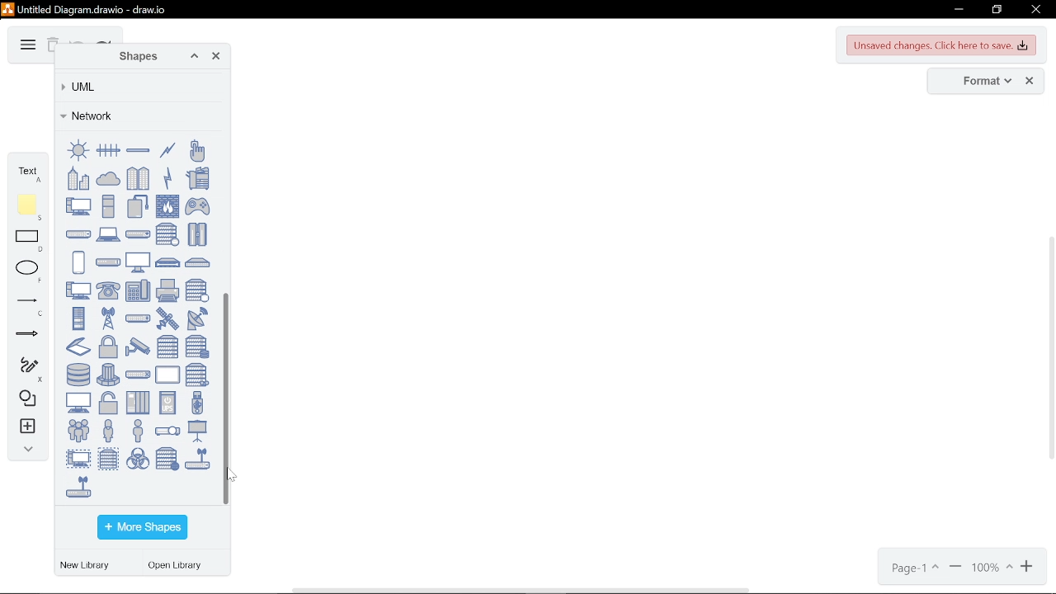 This screenshot has height=594, width=1056. What do you see at coordinates (108, 205) in the screenshot?
I see `desktop PC` at bounding box center [108, 205].